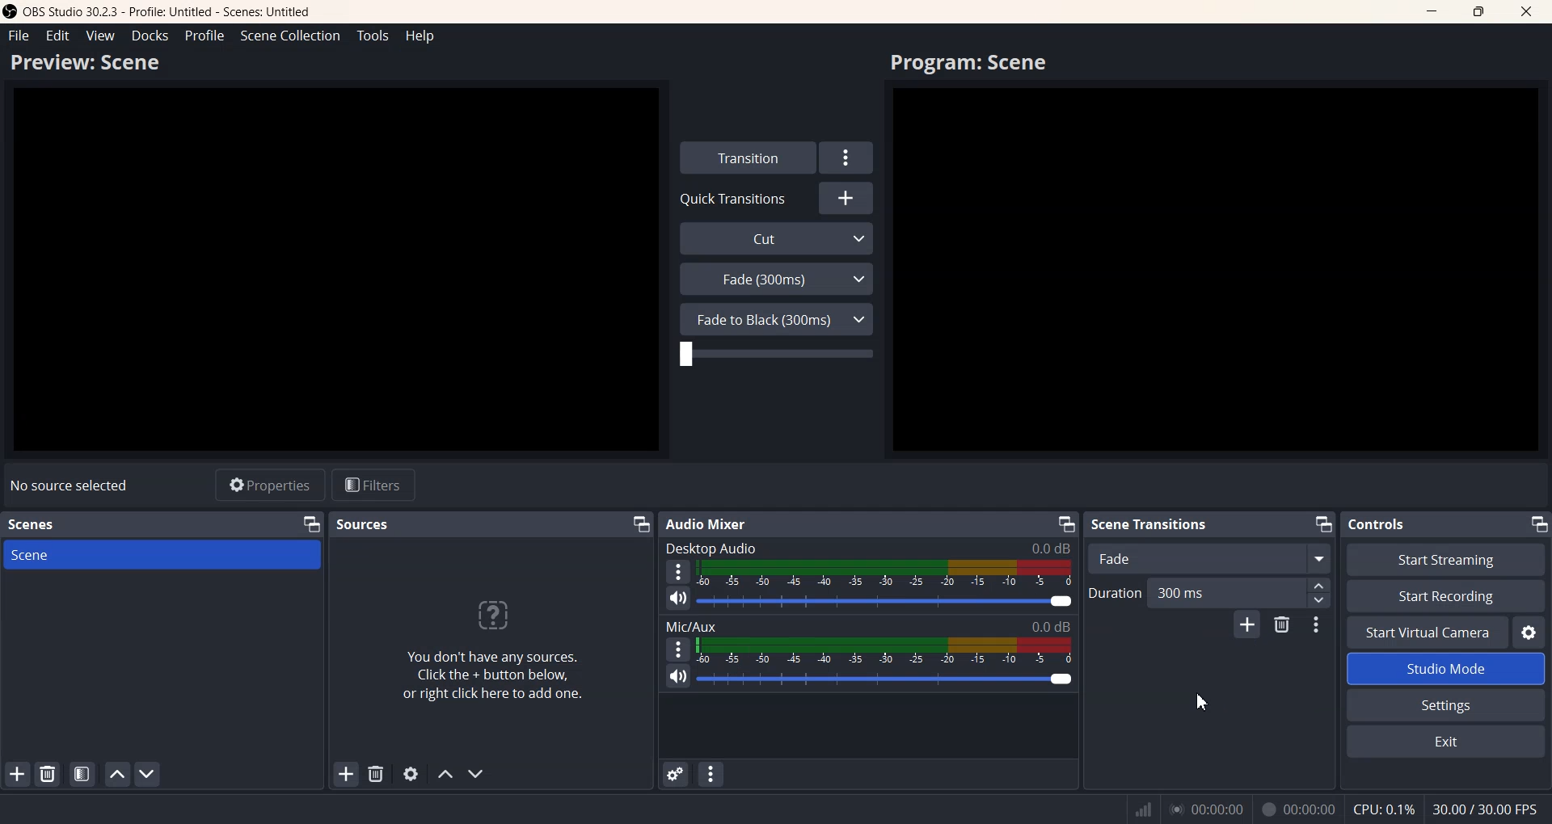 This screenshot has width=1552, height=824. I want to click on Mute/ Unmute, so click(680, 599).